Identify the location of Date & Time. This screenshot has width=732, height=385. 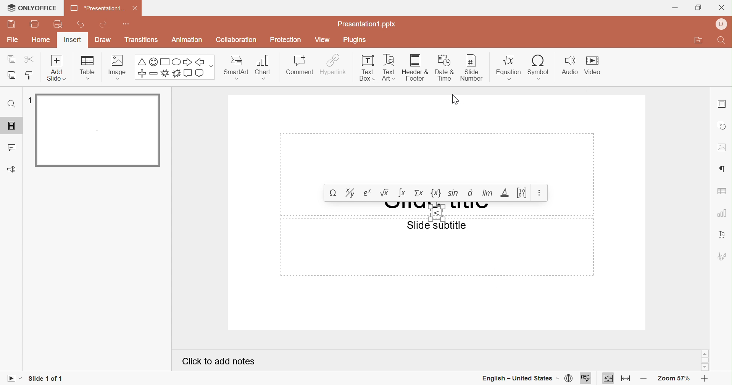
(445, 67).